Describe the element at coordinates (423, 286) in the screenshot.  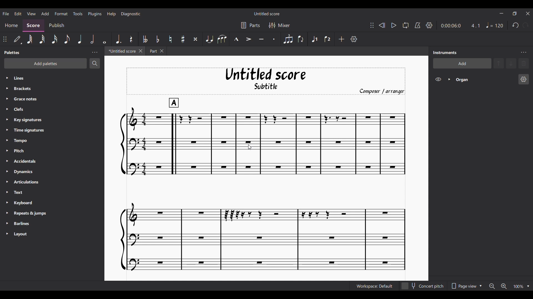
I see `Toggle for concert pitch` at that location.